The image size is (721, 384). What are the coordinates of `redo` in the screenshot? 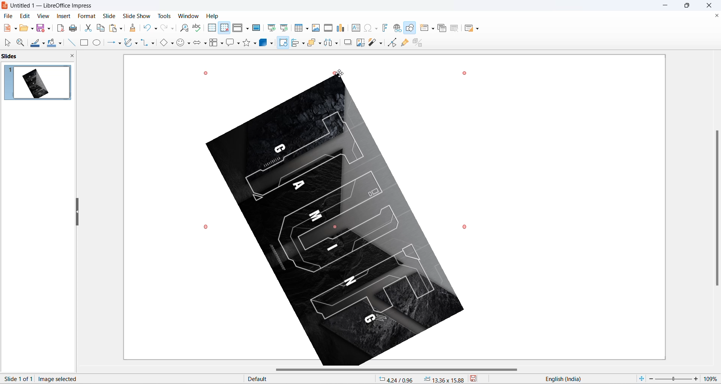 It's located at (164, 28).